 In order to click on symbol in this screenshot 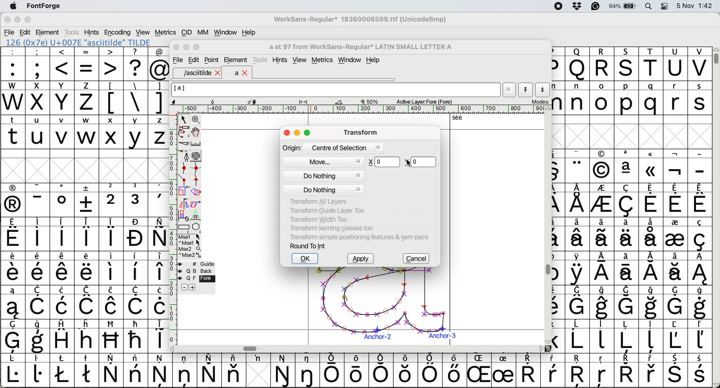, I will do `click(627, 268)`.